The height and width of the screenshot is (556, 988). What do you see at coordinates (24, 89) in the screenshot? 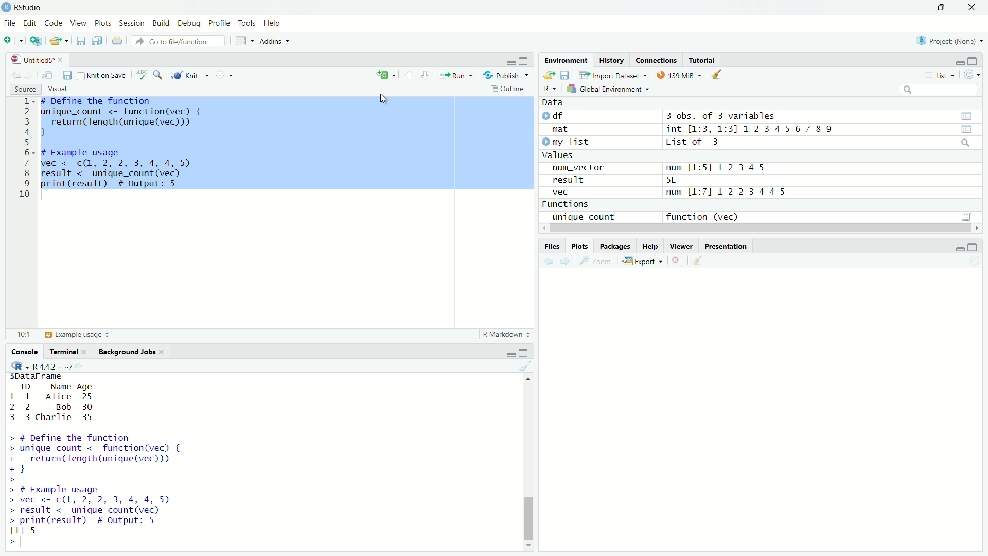
I see `Source` at bounding box center [24, 89].